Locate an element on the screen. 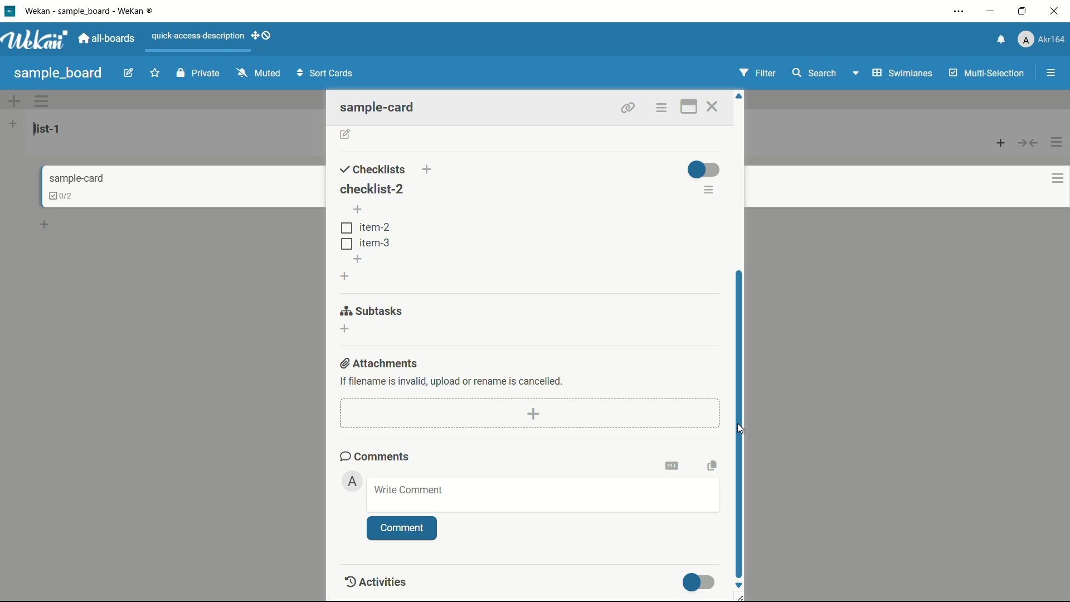 This screenshot has width=1070, height=602. card actions is located at coordinates (1049, 179).